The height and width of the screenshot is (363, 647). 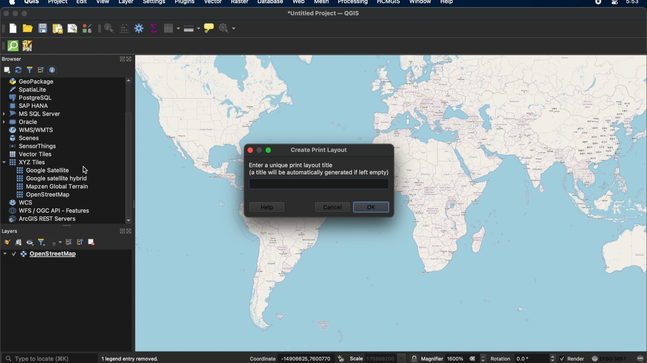 What do you see at coordinates (259, 149) in the screenshot?
I see `inactive minimize icon` at bounding box center [259, 149].